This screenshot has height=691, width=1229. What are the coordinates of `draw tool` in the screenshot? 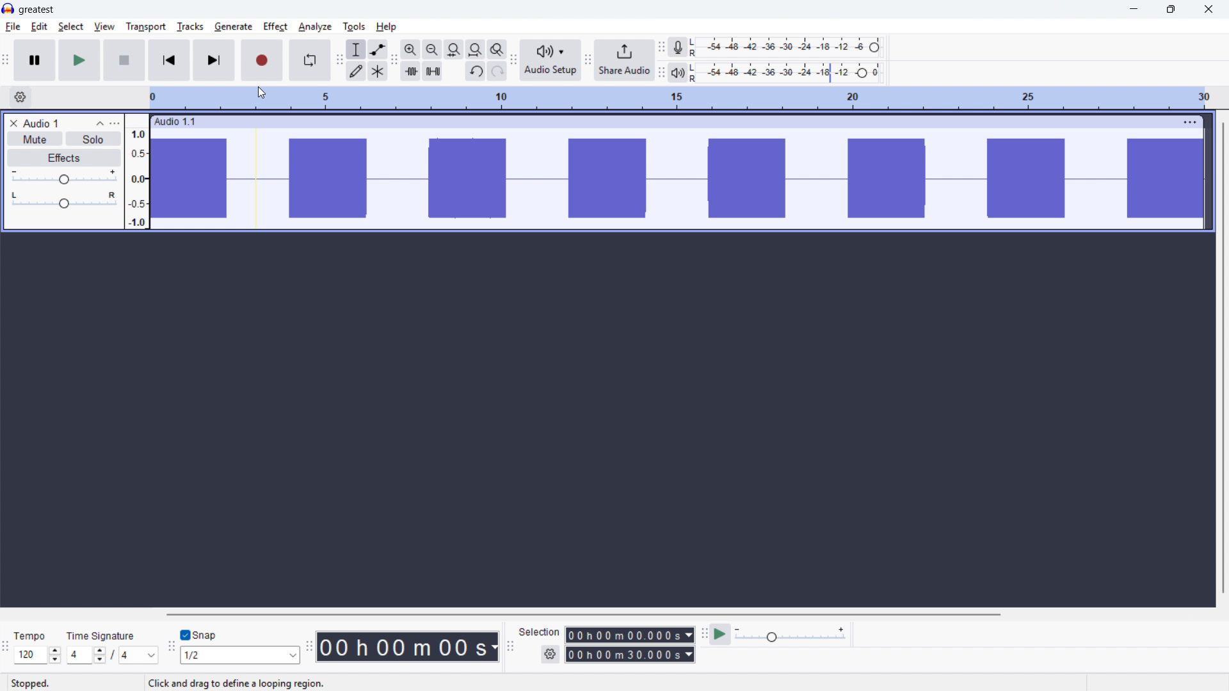 It's located at (356, 70).